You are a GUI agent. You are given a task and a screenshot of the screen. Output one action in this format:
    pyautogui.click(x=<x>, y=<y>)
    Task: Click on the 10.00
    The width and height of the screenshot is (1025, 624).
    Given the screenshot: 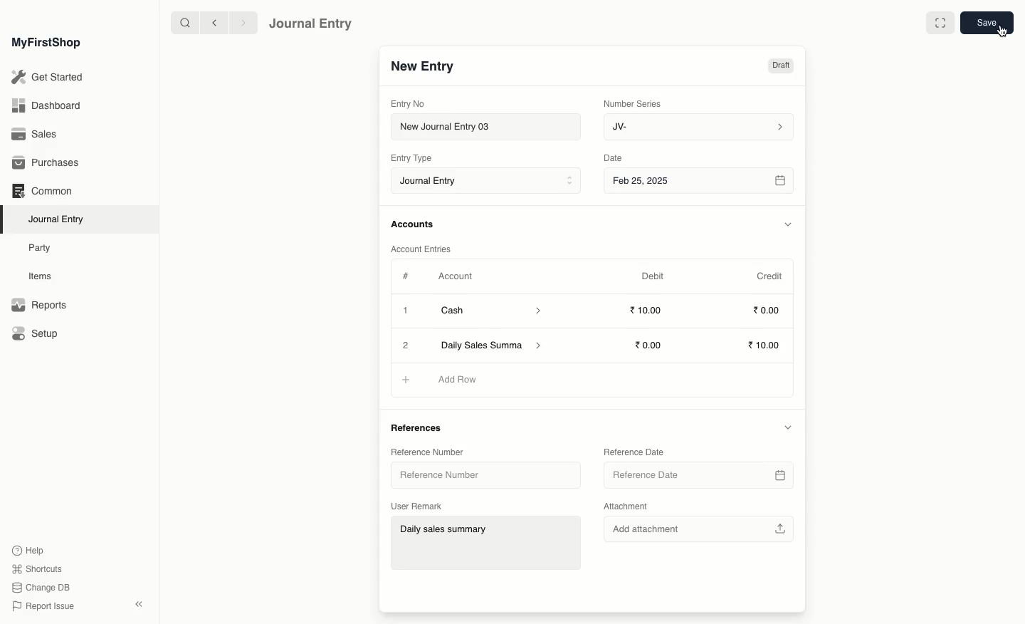 What is the action you would take?
    pyautogui.click(x=766, y=346)
    